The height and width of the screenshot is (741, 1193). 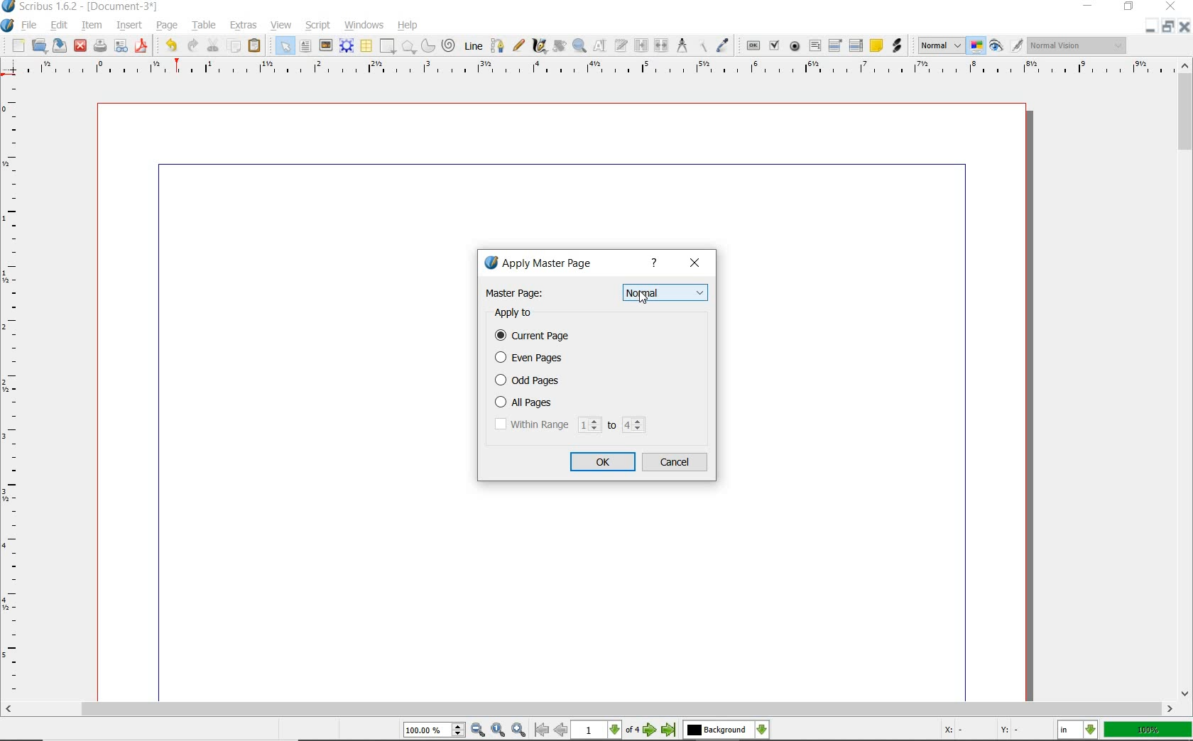 I want to click on new, so click(x=17, y=46).